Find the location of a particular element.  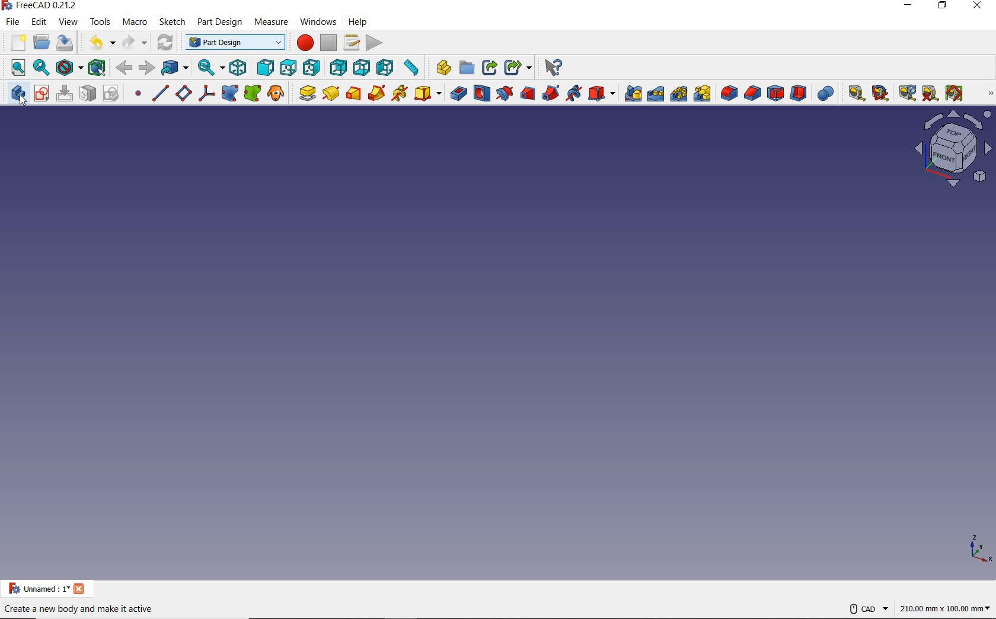

bounding box is located at coordinates (98, 68).